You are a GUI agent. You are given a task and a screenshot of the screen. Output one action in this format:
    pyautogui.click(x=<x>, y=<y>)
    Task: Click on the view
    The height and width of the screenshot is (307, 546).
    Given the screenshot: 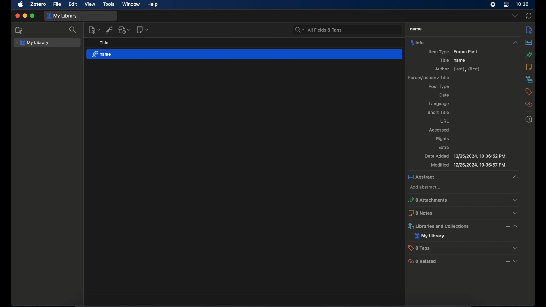 What is the action you would take?
    pyautogui.click(x=90, y=4)
    